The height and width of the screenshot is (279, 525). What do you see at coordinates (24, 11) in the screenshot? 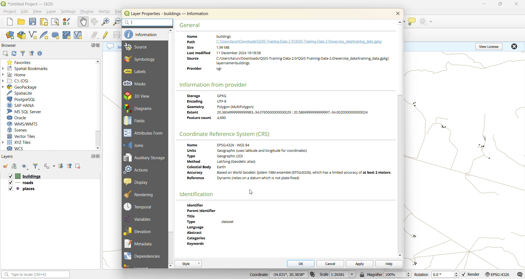
I see `edit` at bounding box center [24, 11].